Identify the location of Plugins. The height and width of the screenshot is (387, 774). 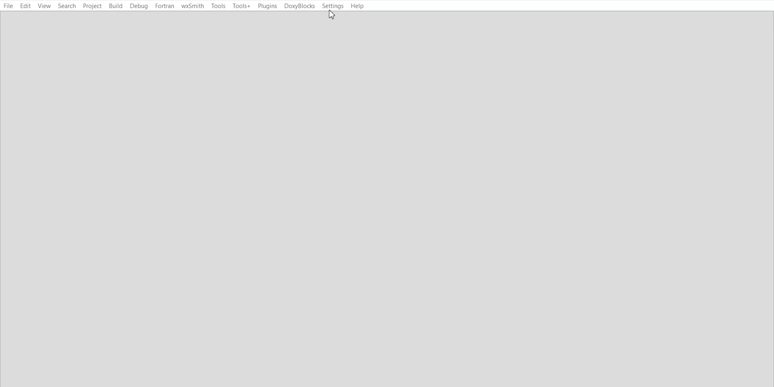
(268, 6).